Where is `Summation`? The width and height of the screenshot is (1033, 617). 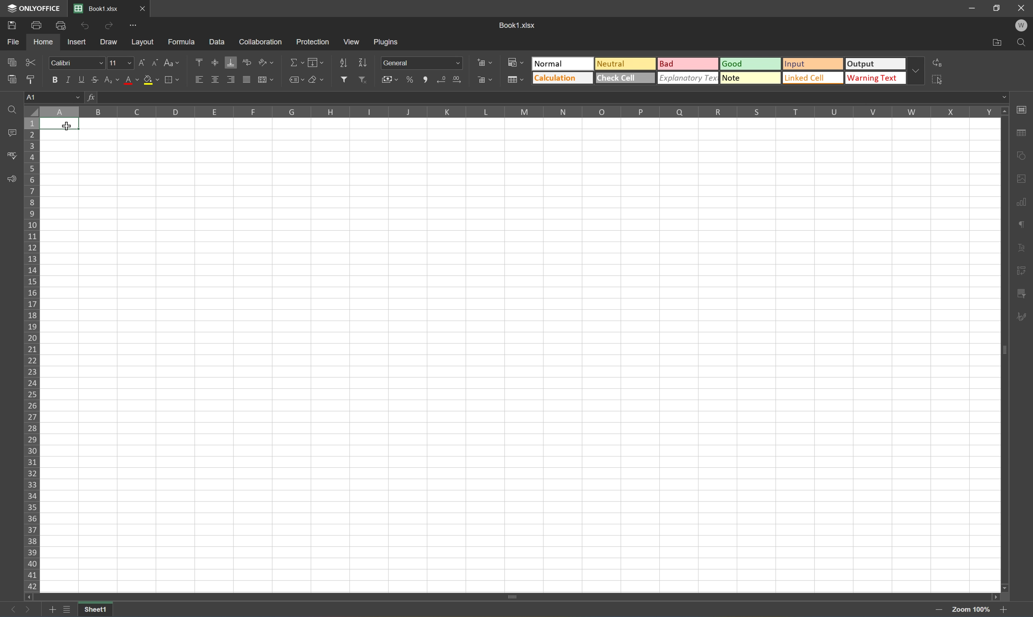
Summation is located at coordinates (295, 62).